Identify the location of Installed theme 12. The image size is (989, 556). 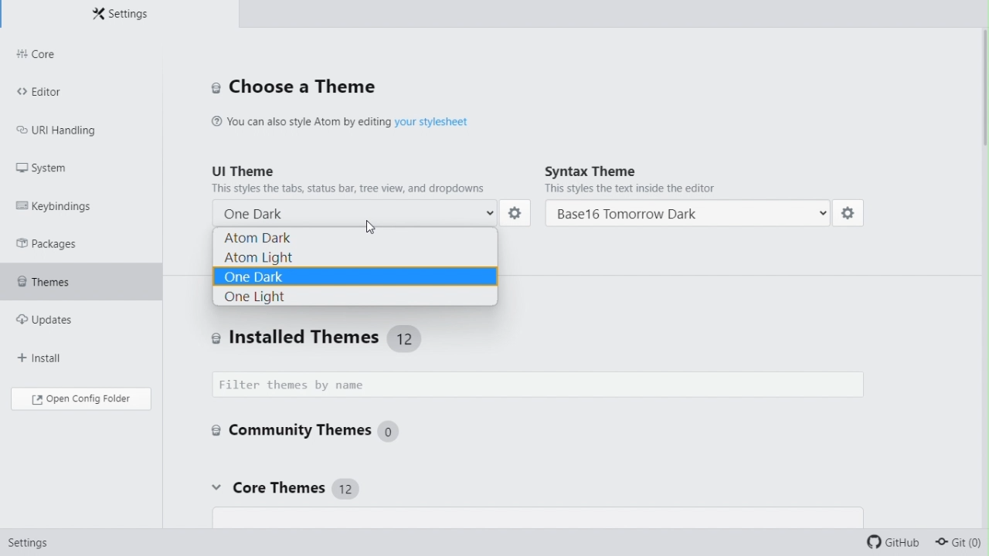
(326, 337).